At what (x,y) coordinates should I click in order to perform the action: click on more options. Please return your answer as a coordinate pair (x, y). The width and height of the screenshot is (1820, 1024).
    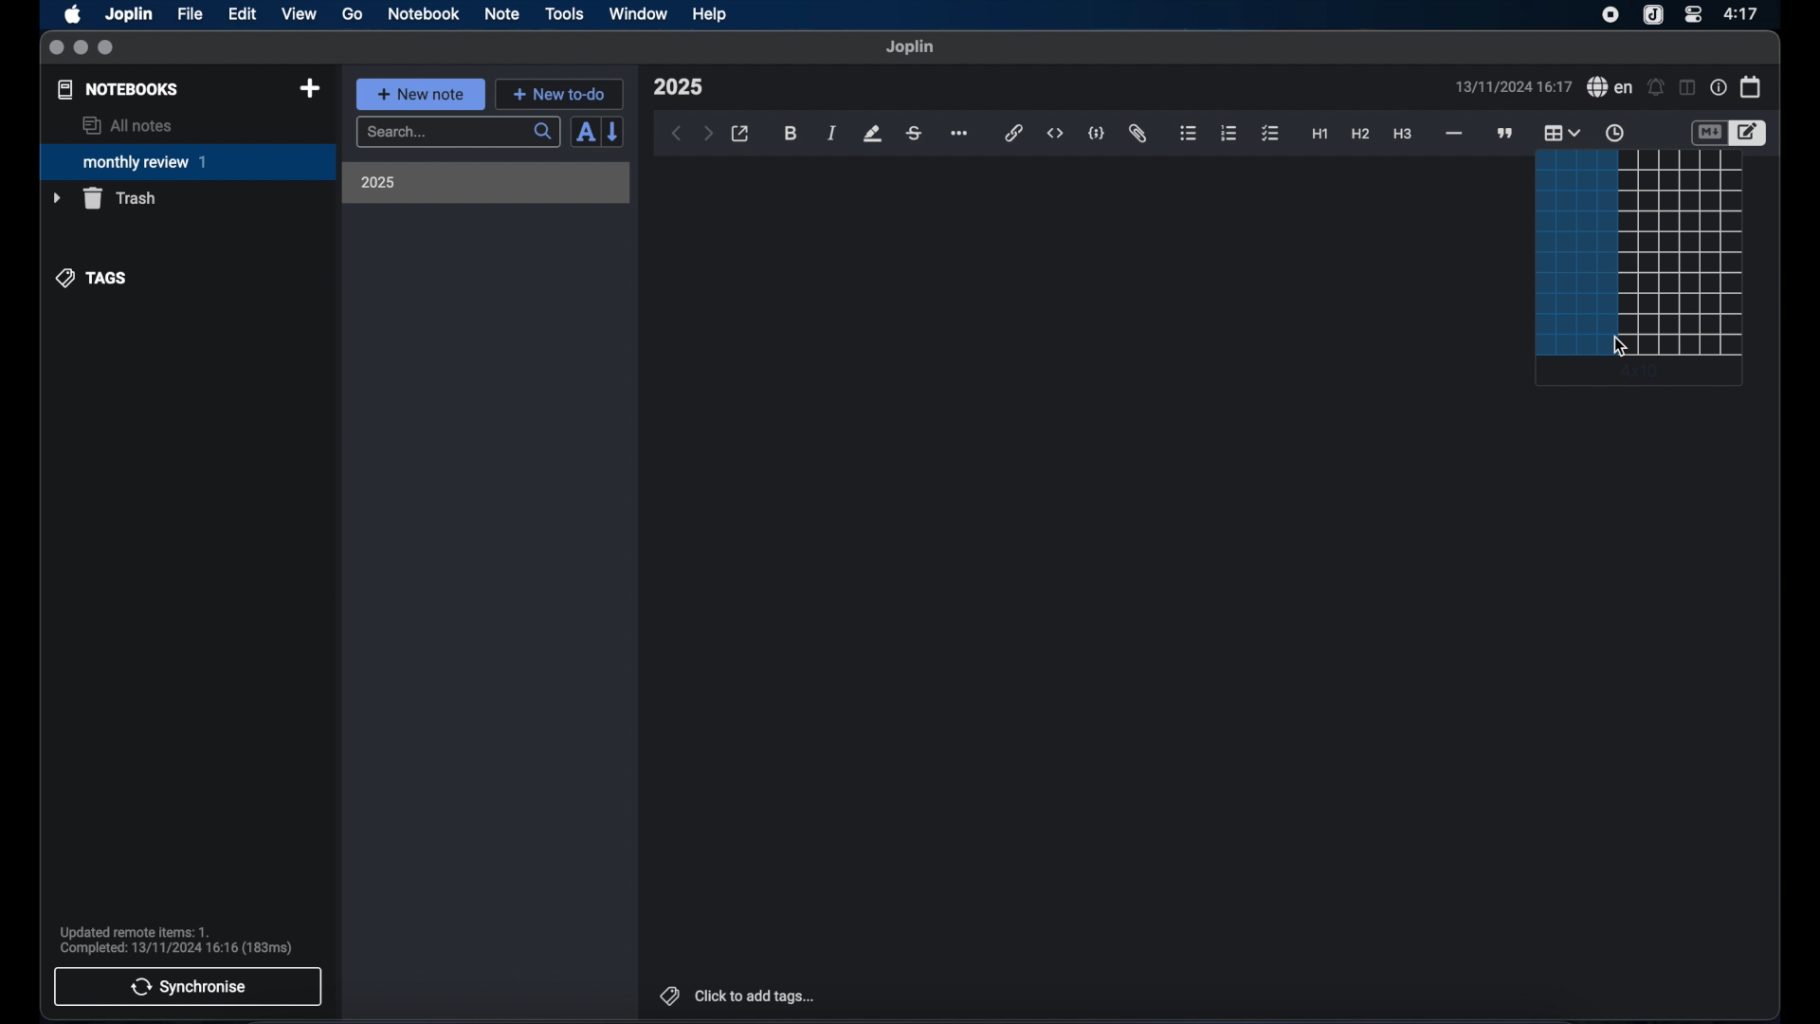
    Looking at the image, I should click on (961, 135).